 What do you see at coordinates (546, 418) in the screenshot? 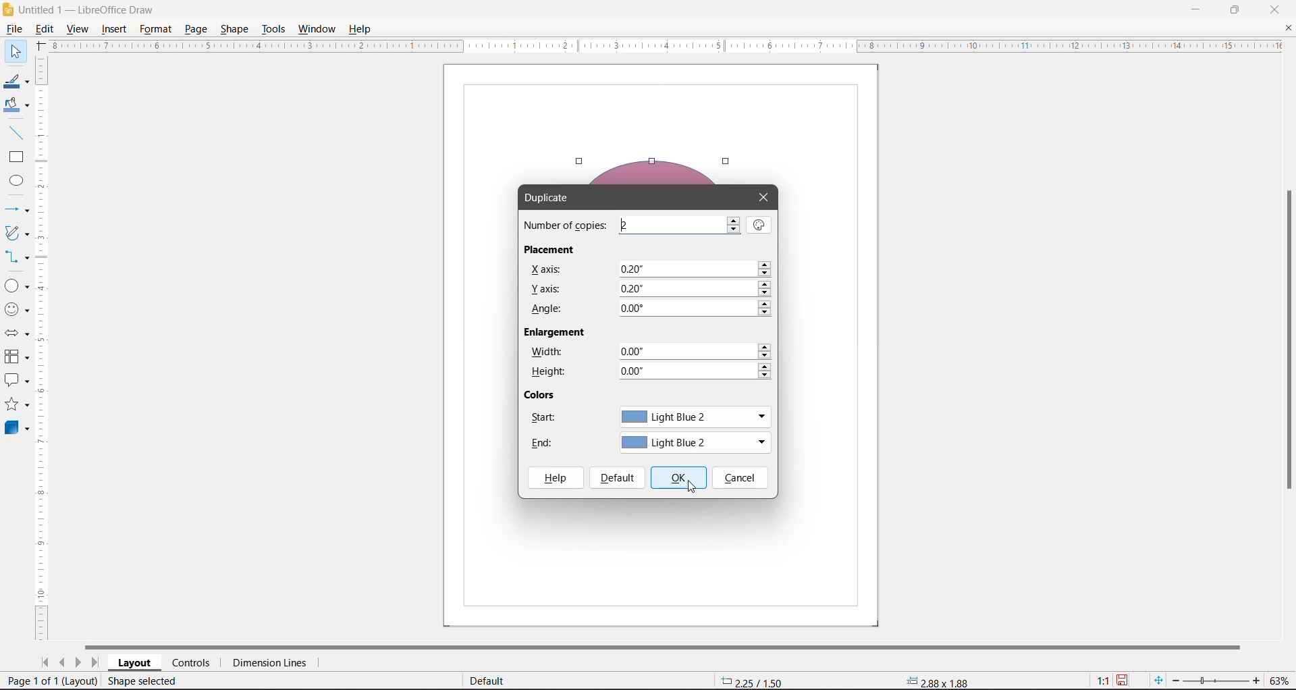
I see `Start` at bounding box center [546, 418].